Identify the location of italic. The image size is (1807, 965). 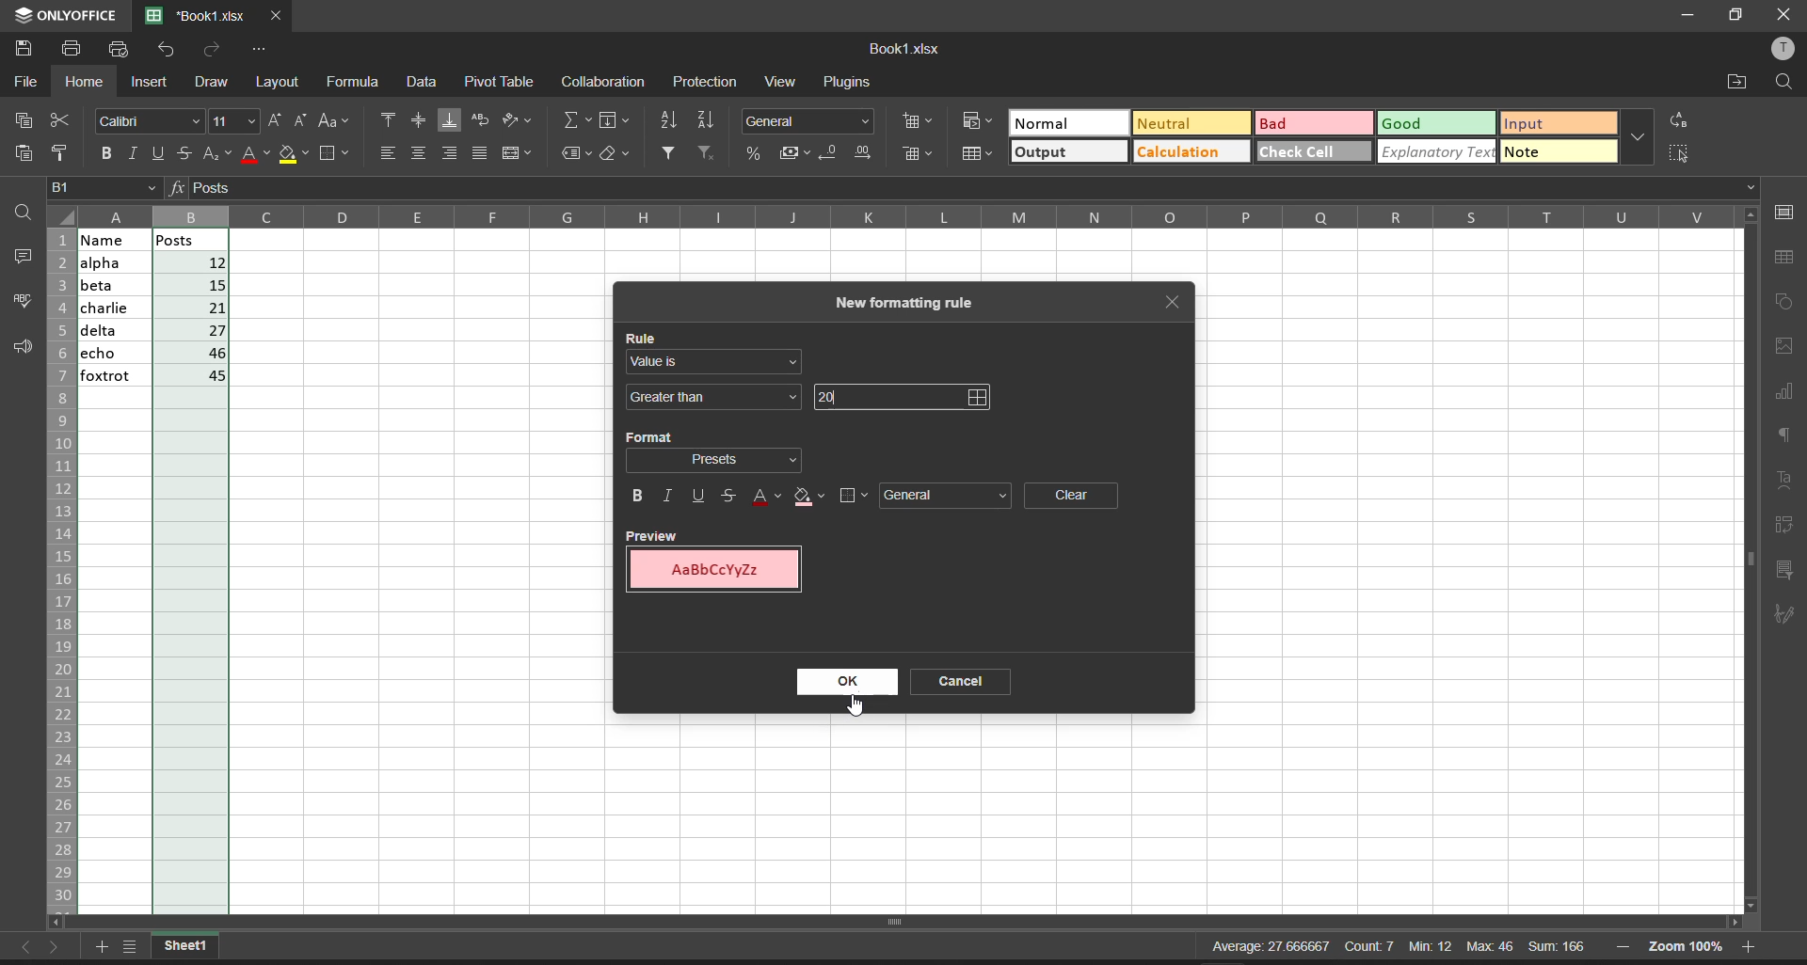
(667, 495).